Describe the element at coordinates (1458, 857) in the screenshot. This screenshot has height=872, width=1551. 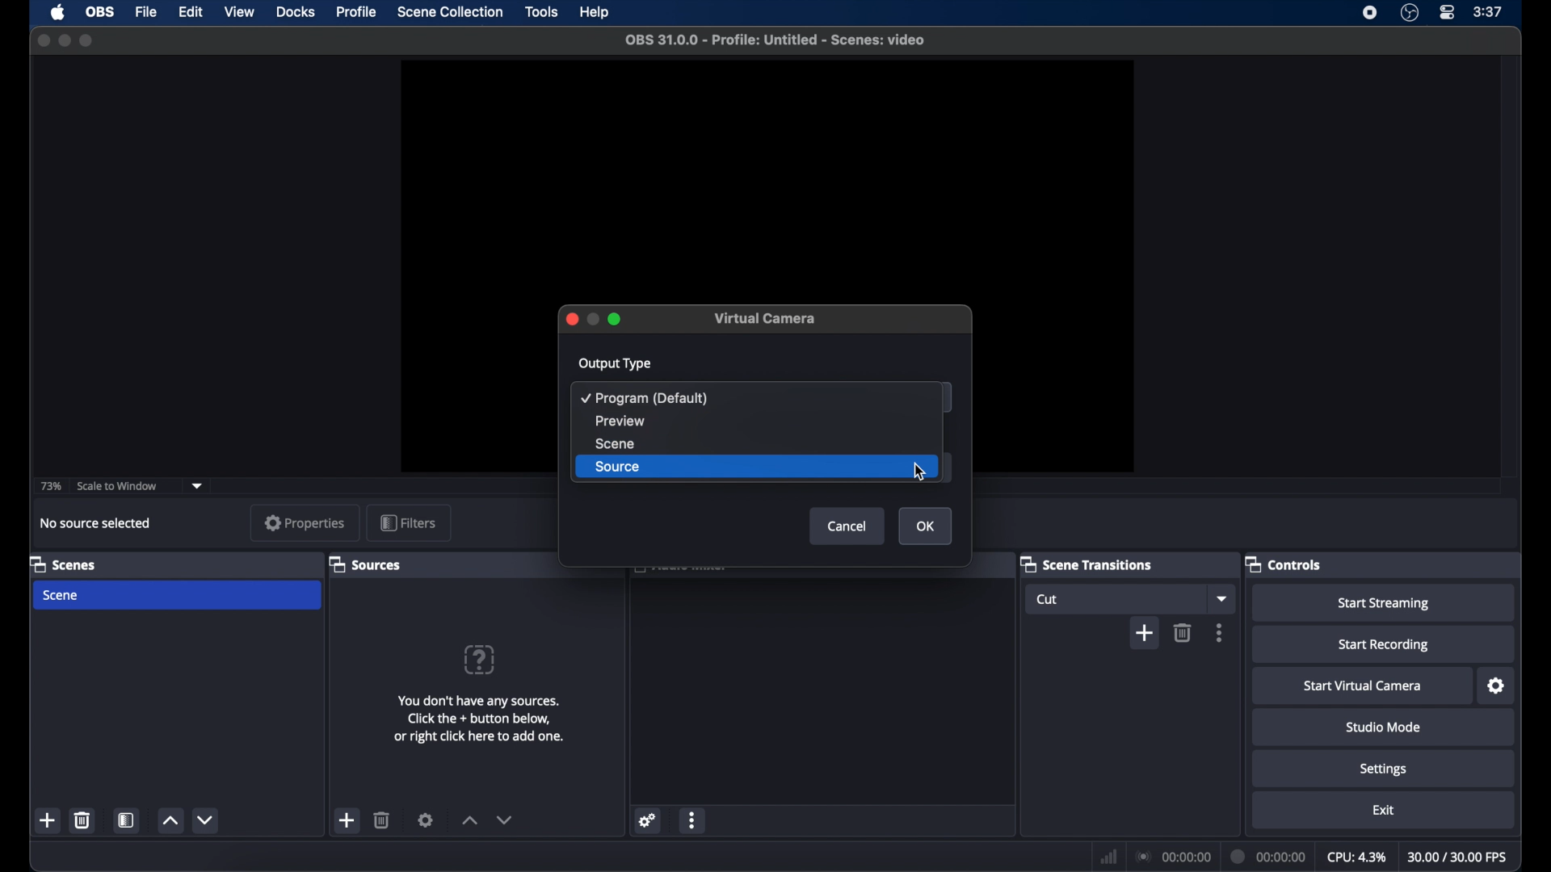
I see `fps` at that location.